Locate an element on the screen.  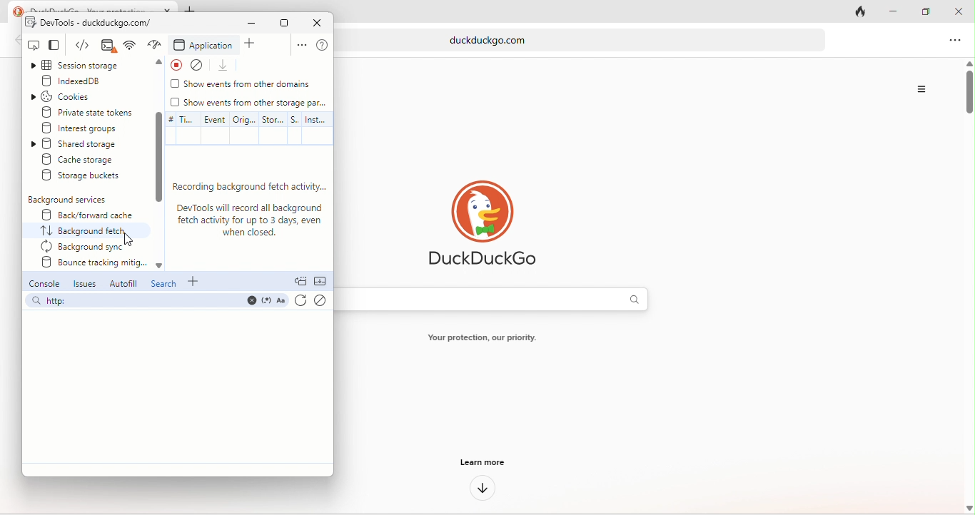
cursor movement is located at coordinates (131, 237).